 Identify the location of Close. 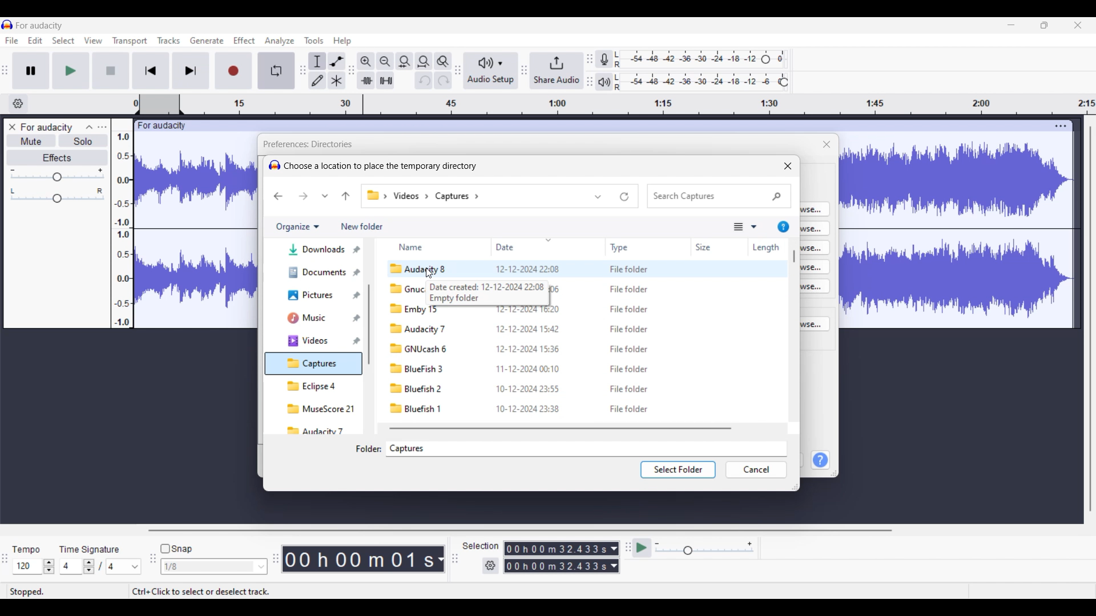
(788, 166).